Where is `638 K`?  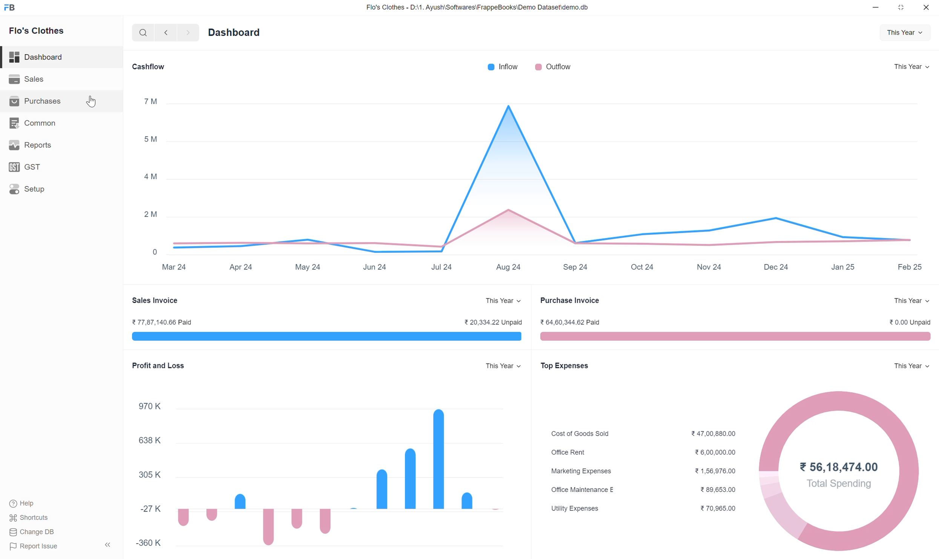 638 K is located at coordinates (150, 440).